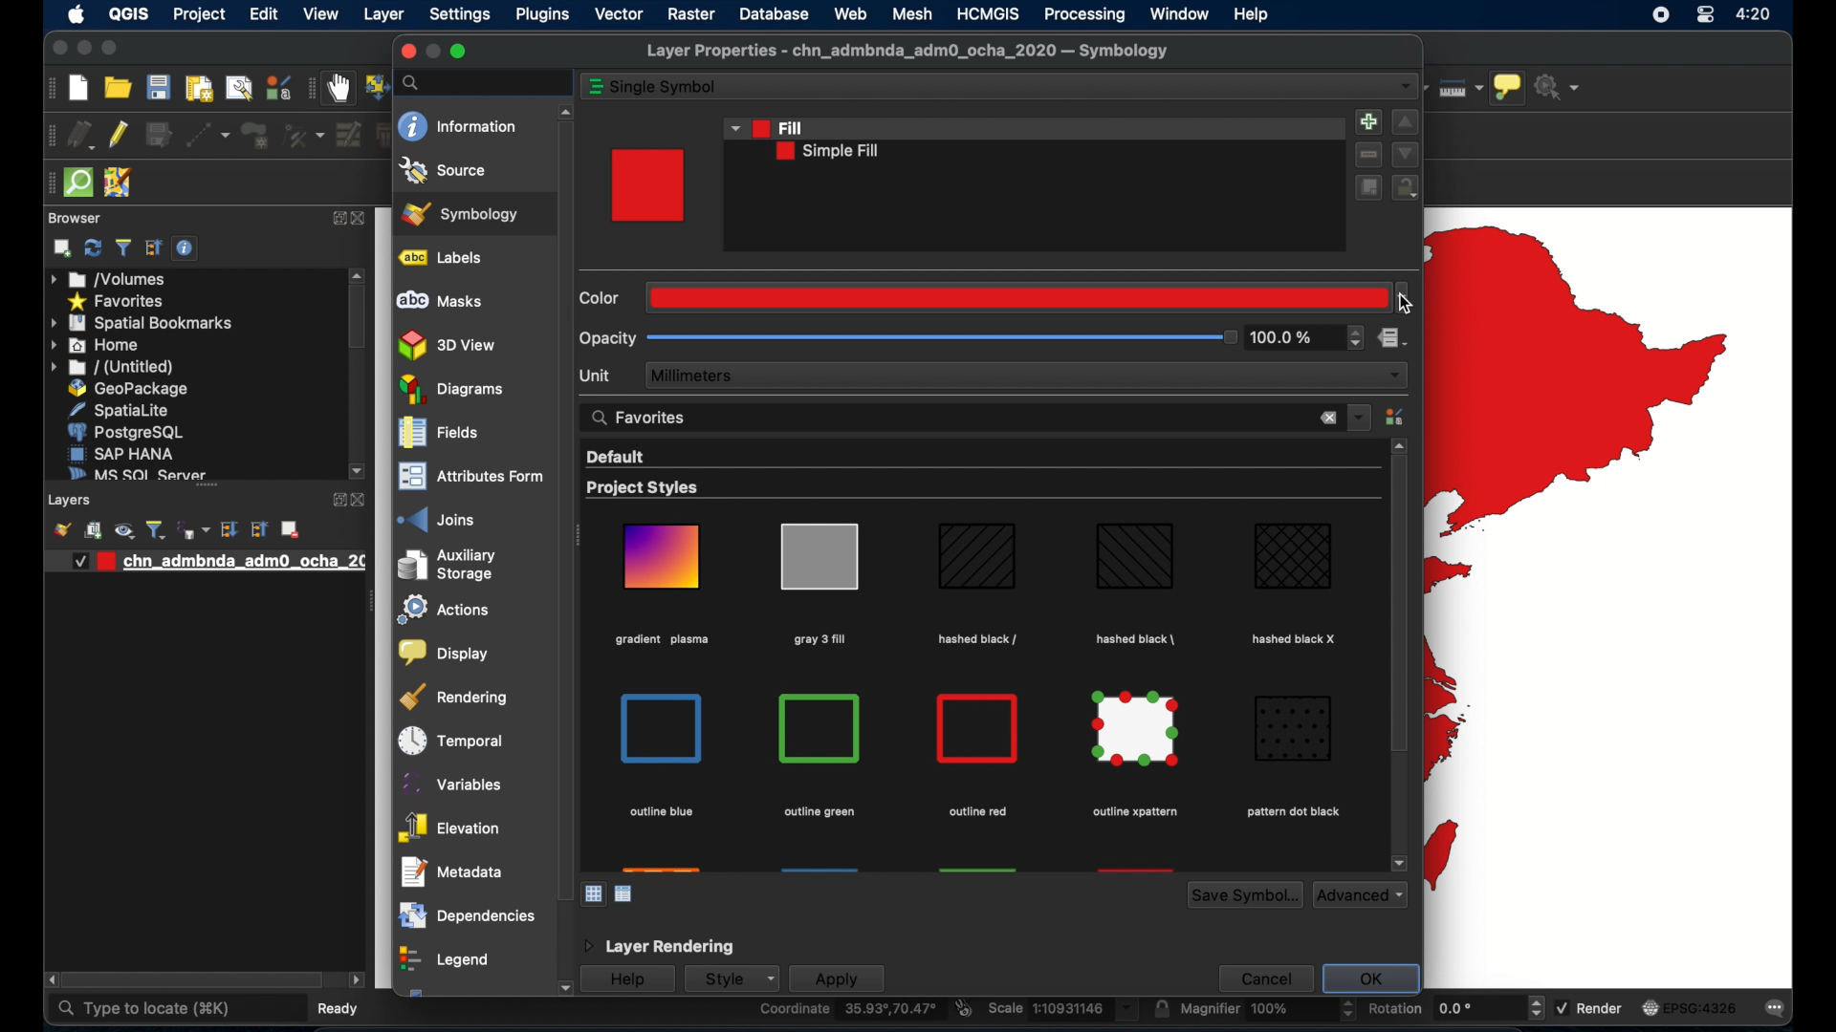  Describe the element at coordinates (358, 273) in the screenshot. I see `scroll up arrow` at that location.